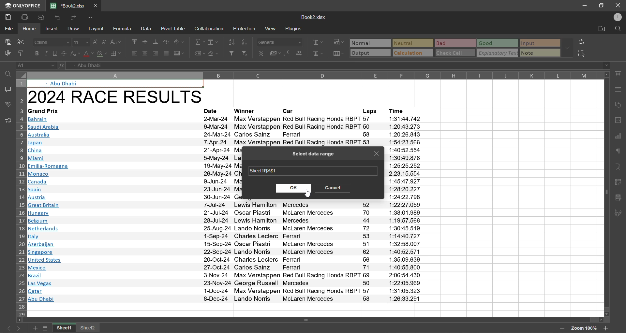  What do you see at coordinates (619, 105) in the screenshot?
I see `shapes` at bounding box center [619, 105].